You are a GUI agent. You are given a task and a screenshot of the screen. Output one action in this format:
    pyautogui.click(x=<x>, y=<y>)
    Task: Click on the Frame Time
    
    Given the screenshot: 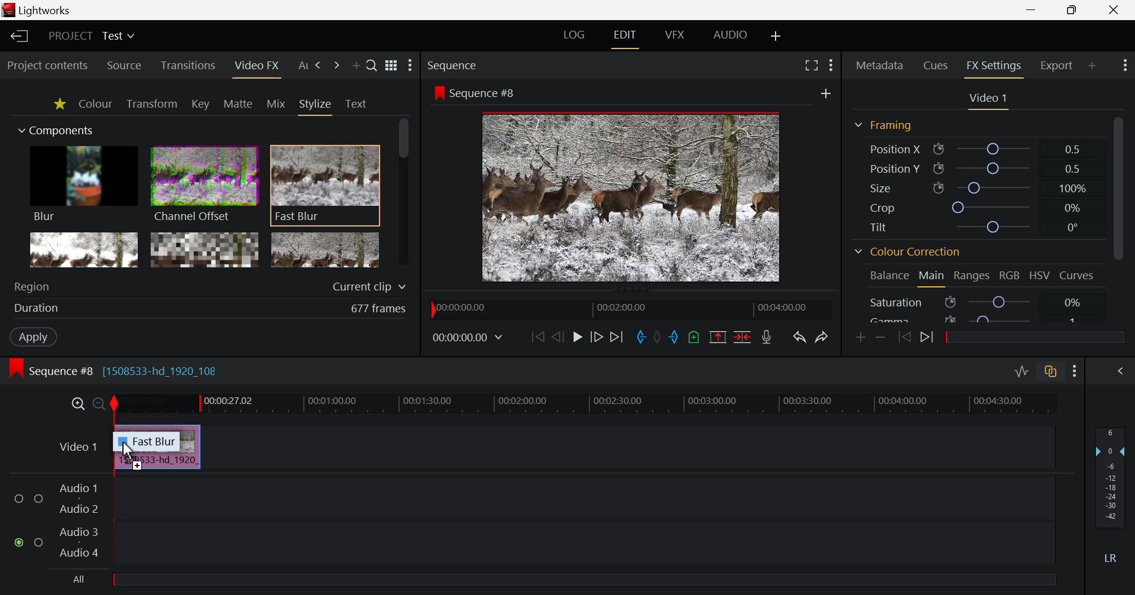 What is the action you would take?
    pyautogui.click(x=468, y=337)
    